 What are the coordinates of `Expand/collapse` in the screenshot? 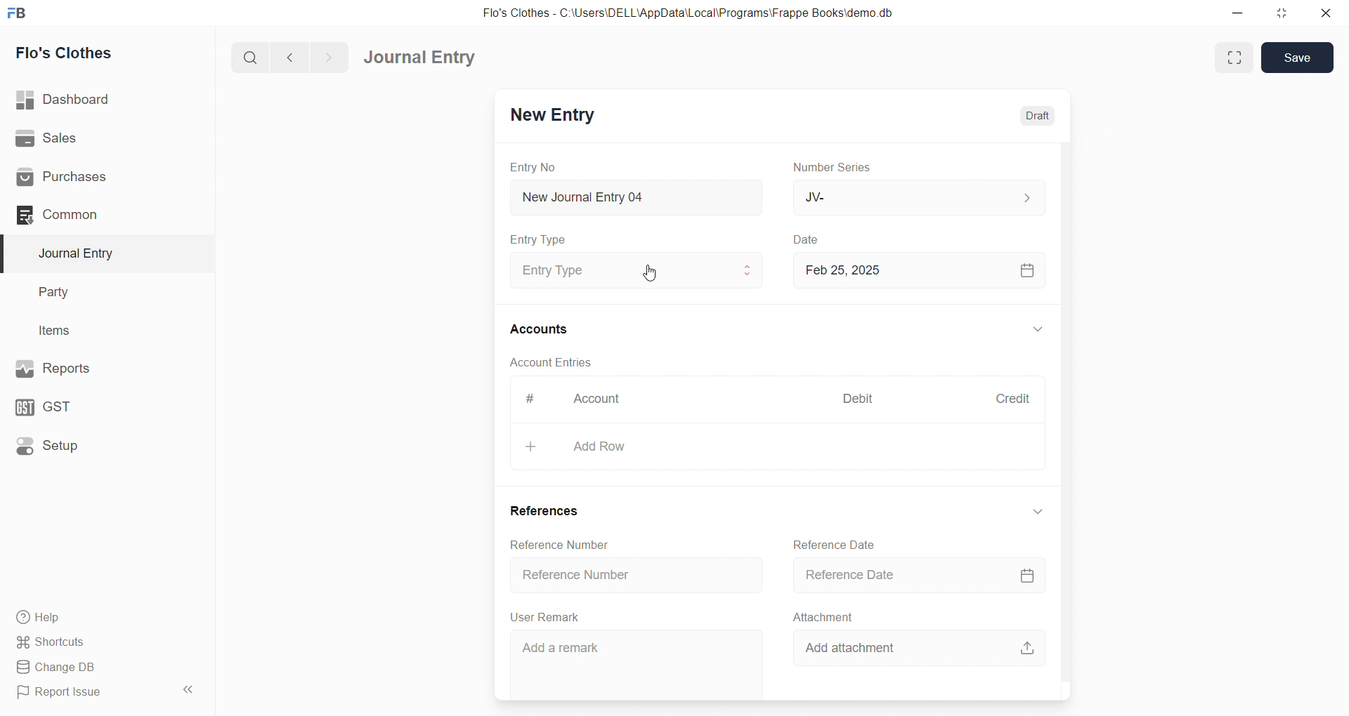 It's located at (1036, 511).